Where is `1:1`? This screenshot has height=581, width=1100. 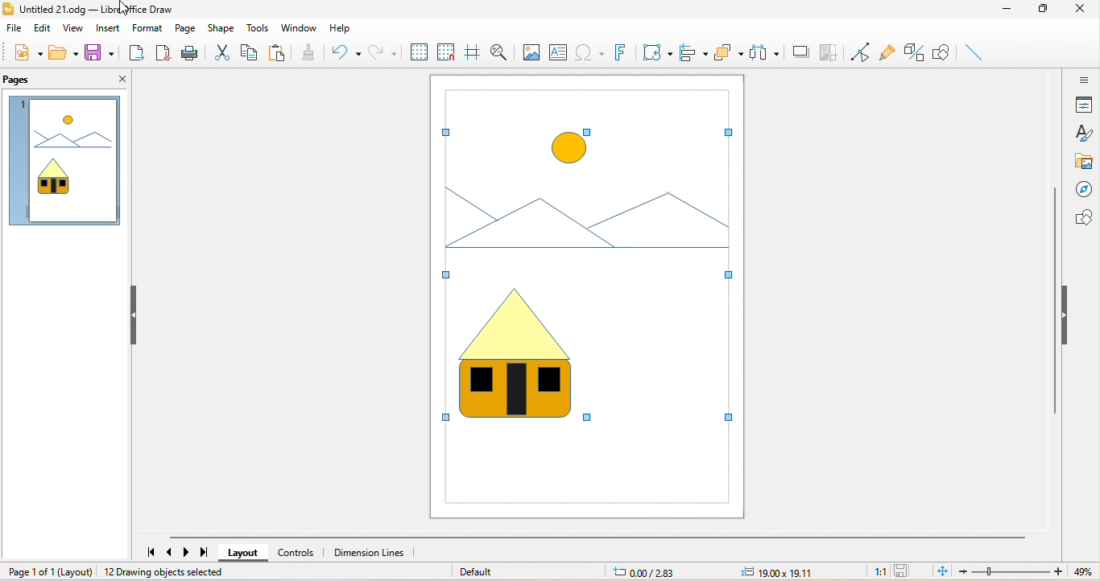 1:1 is located at coordinates (875, 571).